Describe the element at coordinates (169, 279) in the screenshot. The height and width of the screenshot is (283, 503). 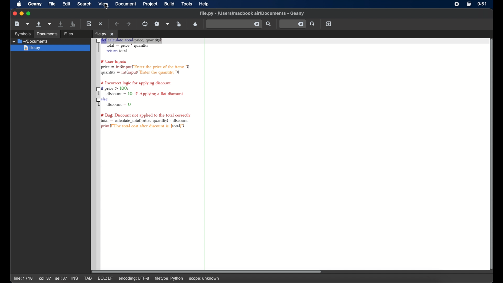
I see `filetype: python` at that location.